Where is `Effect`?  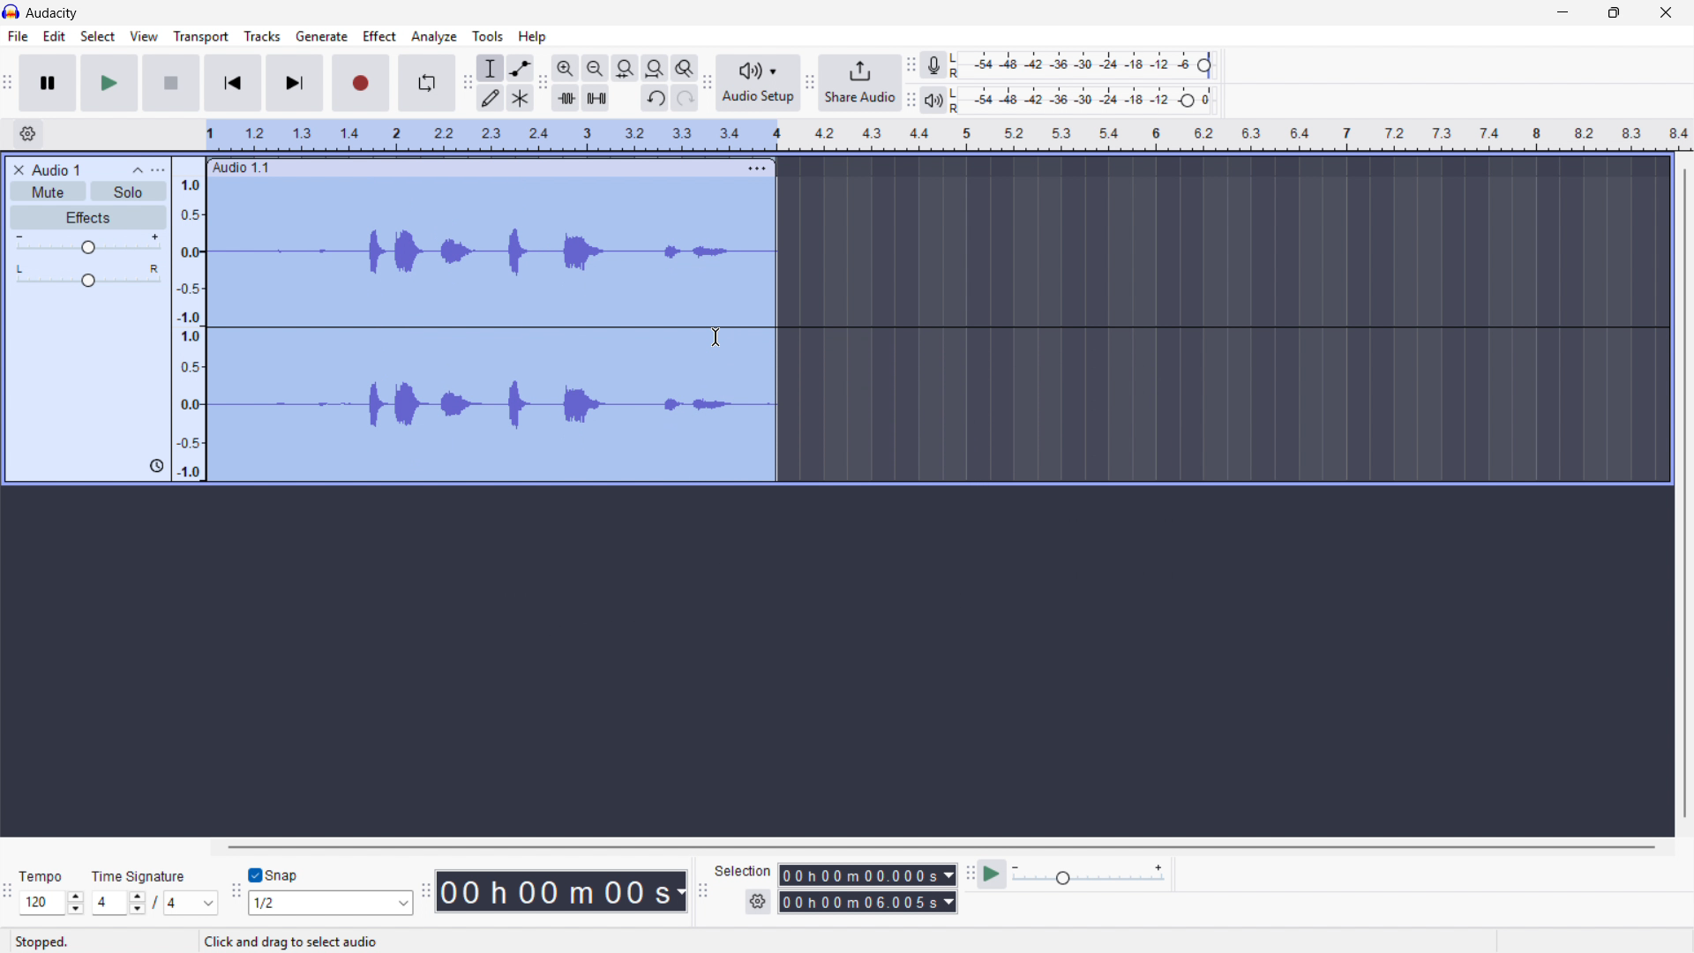 Effect is located at coordinates (380, 37).